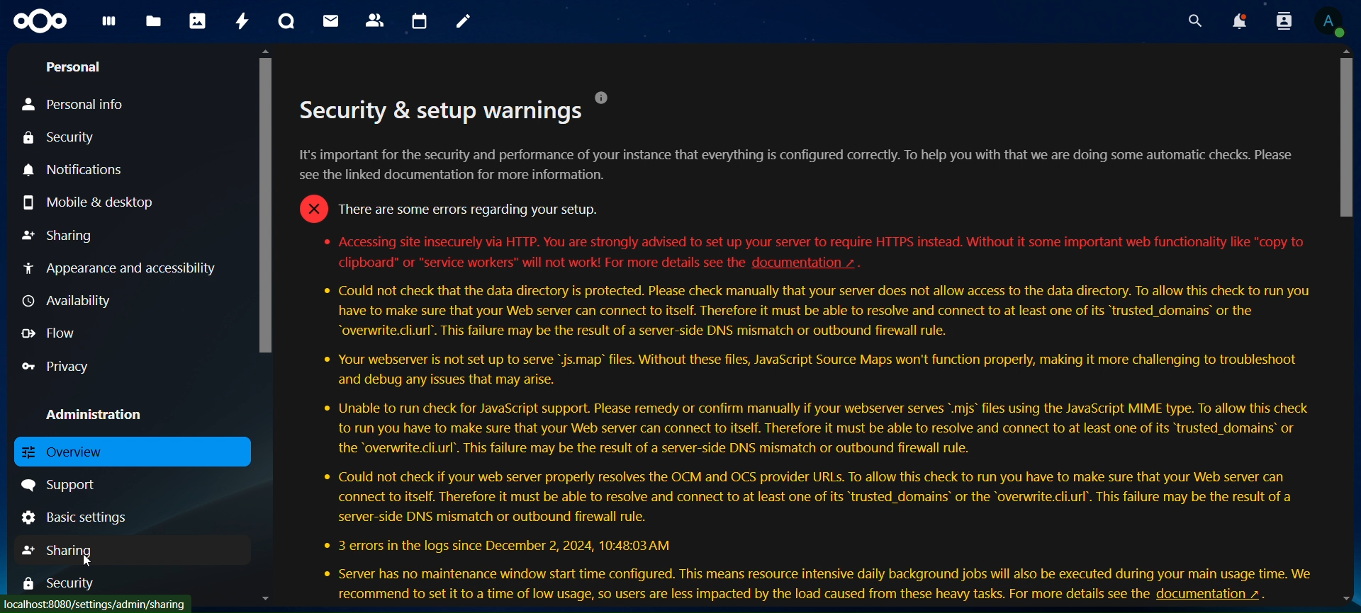 This screenshot has width=1361, height=613. I want to click on view profile, so click(1335, 21).